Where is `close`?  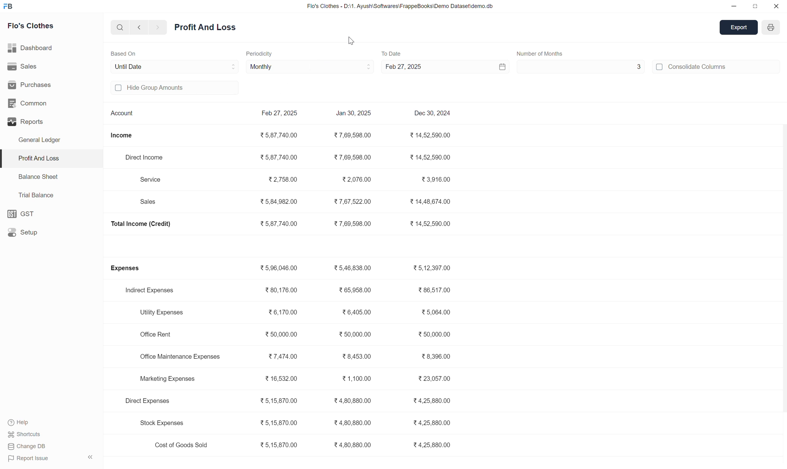
close is located at coordinates (777, 6).